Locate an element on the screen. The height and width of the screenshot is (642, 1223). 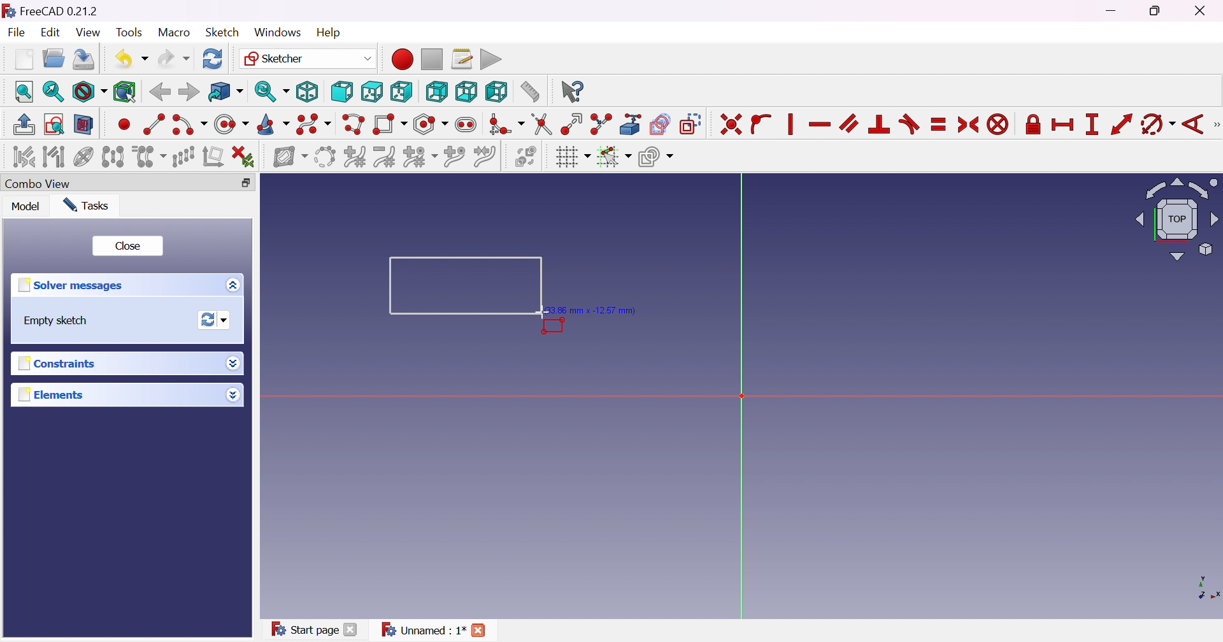
Constrain lock is located at coordinates (1031, 125).